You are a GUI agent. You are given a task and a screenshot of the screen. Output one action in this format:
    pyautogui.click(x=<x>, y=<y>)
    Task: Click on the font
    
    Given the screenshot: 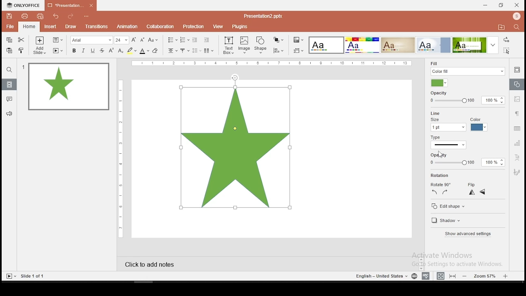 What is the action you would take?
    pyautogui.click(x=91, y=40)
    